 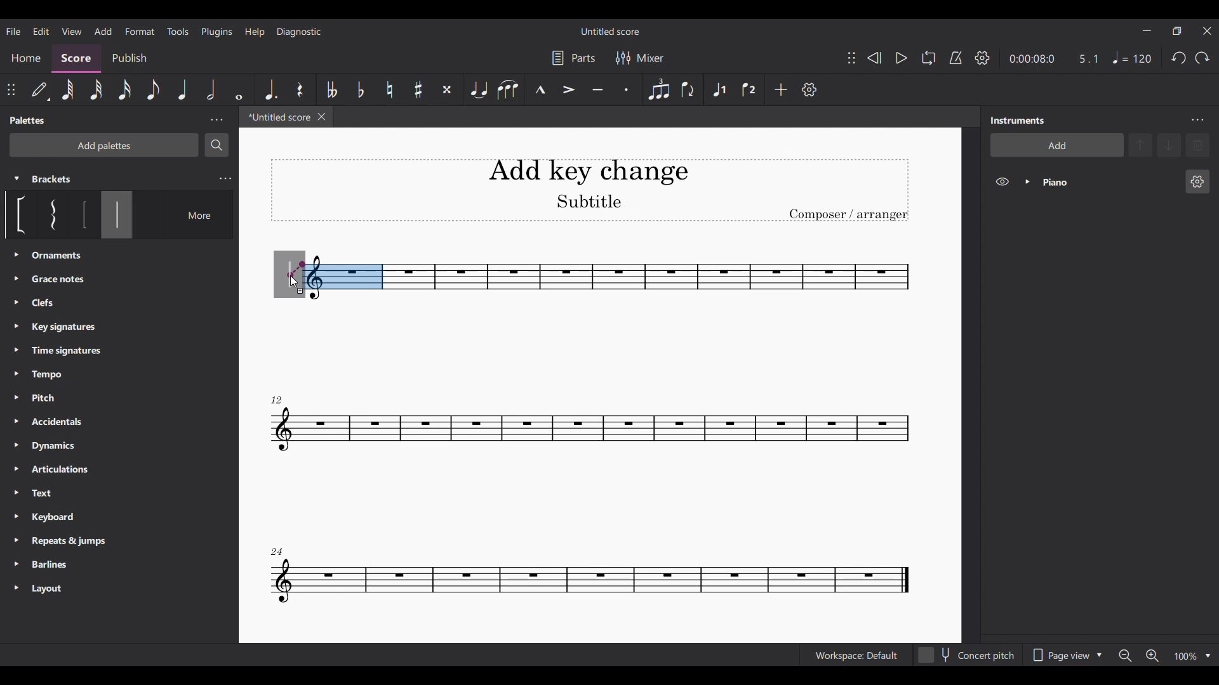 I want to click on Play, so click(x=902, y=58).